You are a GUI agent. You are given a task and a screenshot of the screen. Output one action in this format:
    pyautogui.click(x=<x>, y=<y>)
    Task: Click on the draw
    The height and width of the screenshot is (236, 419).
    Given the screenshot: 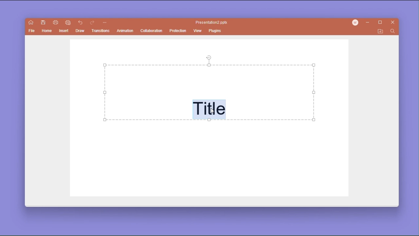 What is the action you would take?
    pyautogui.click(x=81, y=31)
    